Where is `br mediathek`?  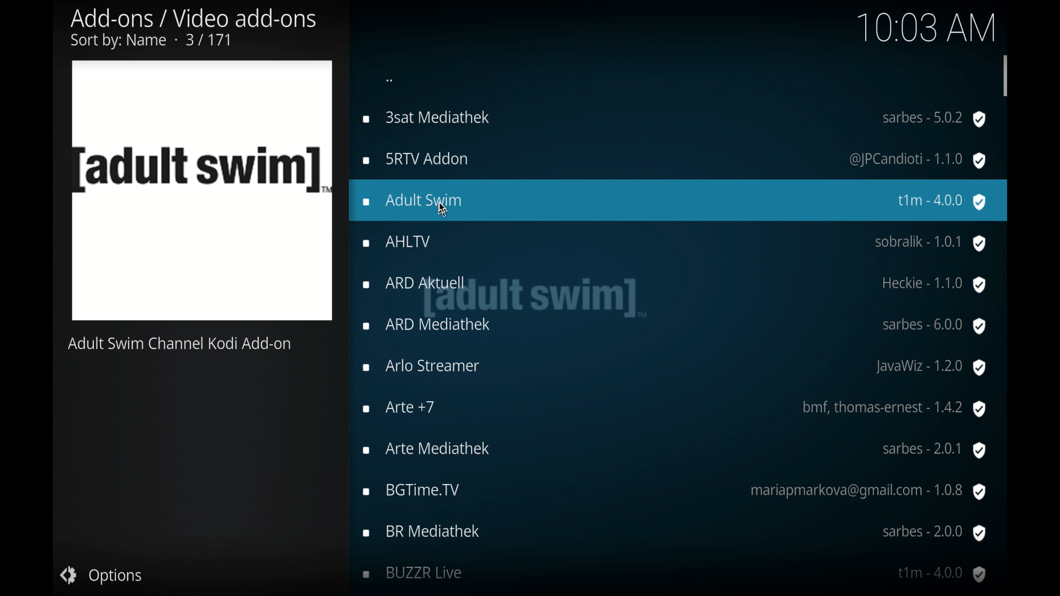 br mediathek is located at coordinates (676, 533).